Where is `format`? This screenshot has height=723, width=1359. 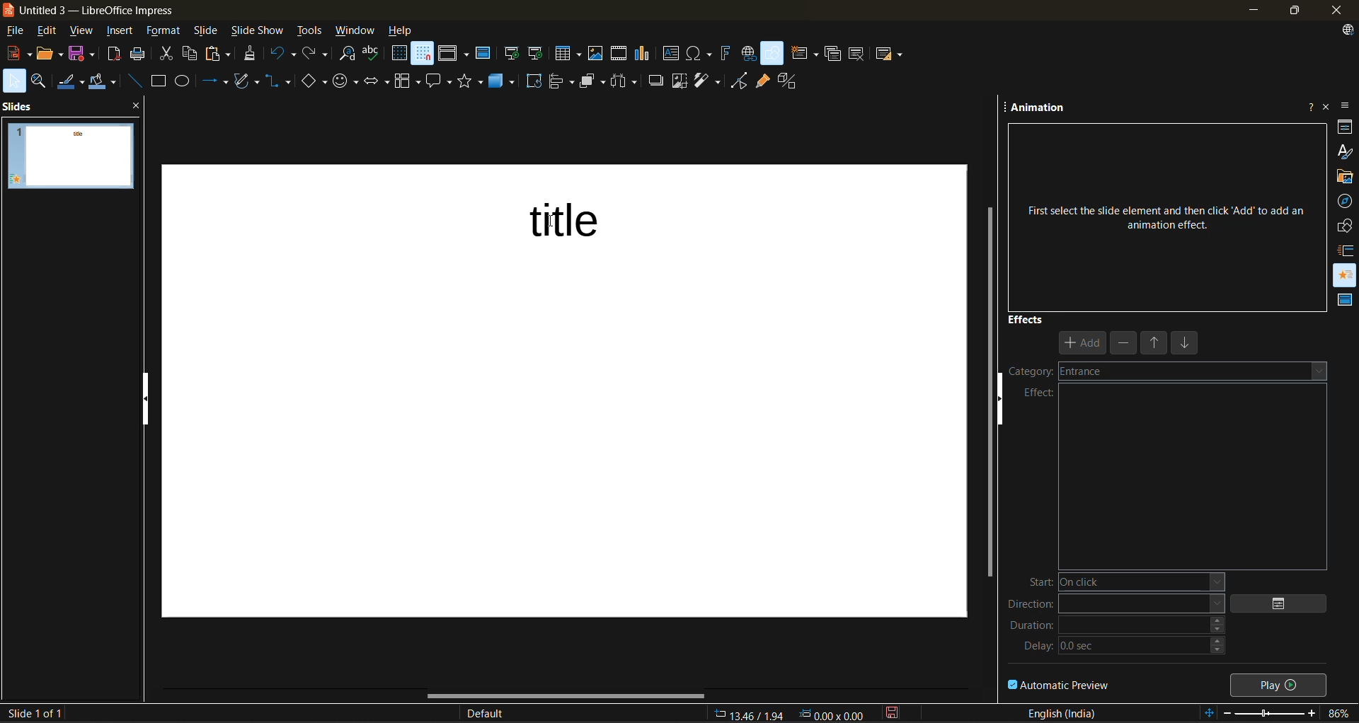 format is located at coordinates (164, 33).